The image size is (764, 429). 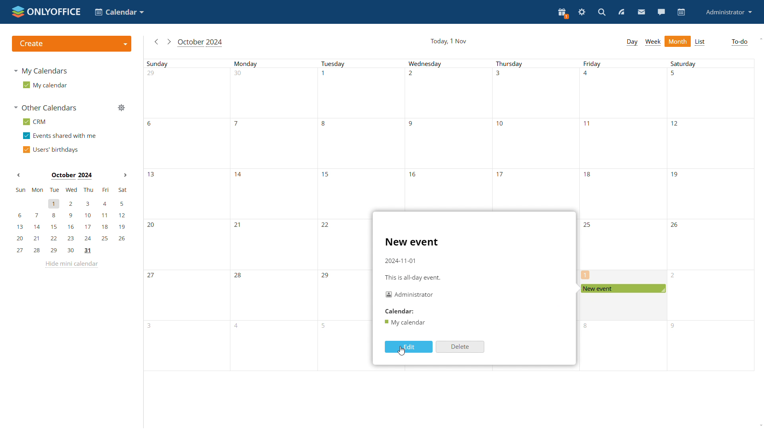 I want to click on to-do, so click(x=739, y=43).